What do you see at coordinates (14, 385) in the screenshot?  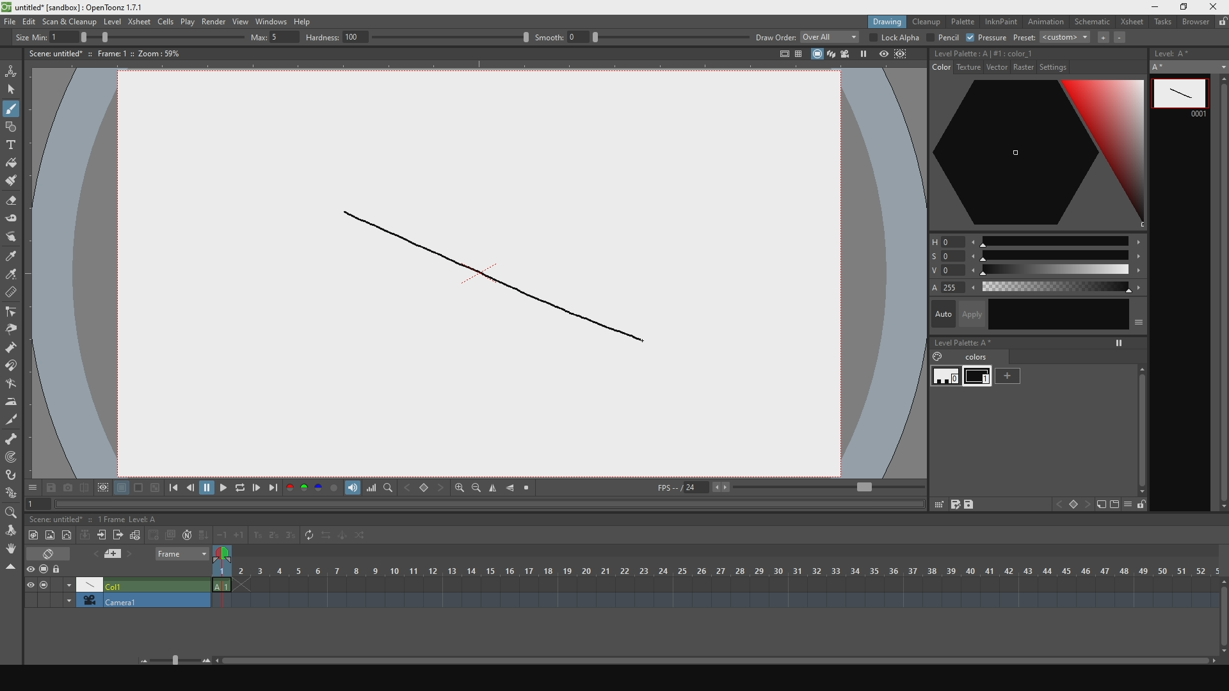 I see `turn` at bounding box center [14, 385].